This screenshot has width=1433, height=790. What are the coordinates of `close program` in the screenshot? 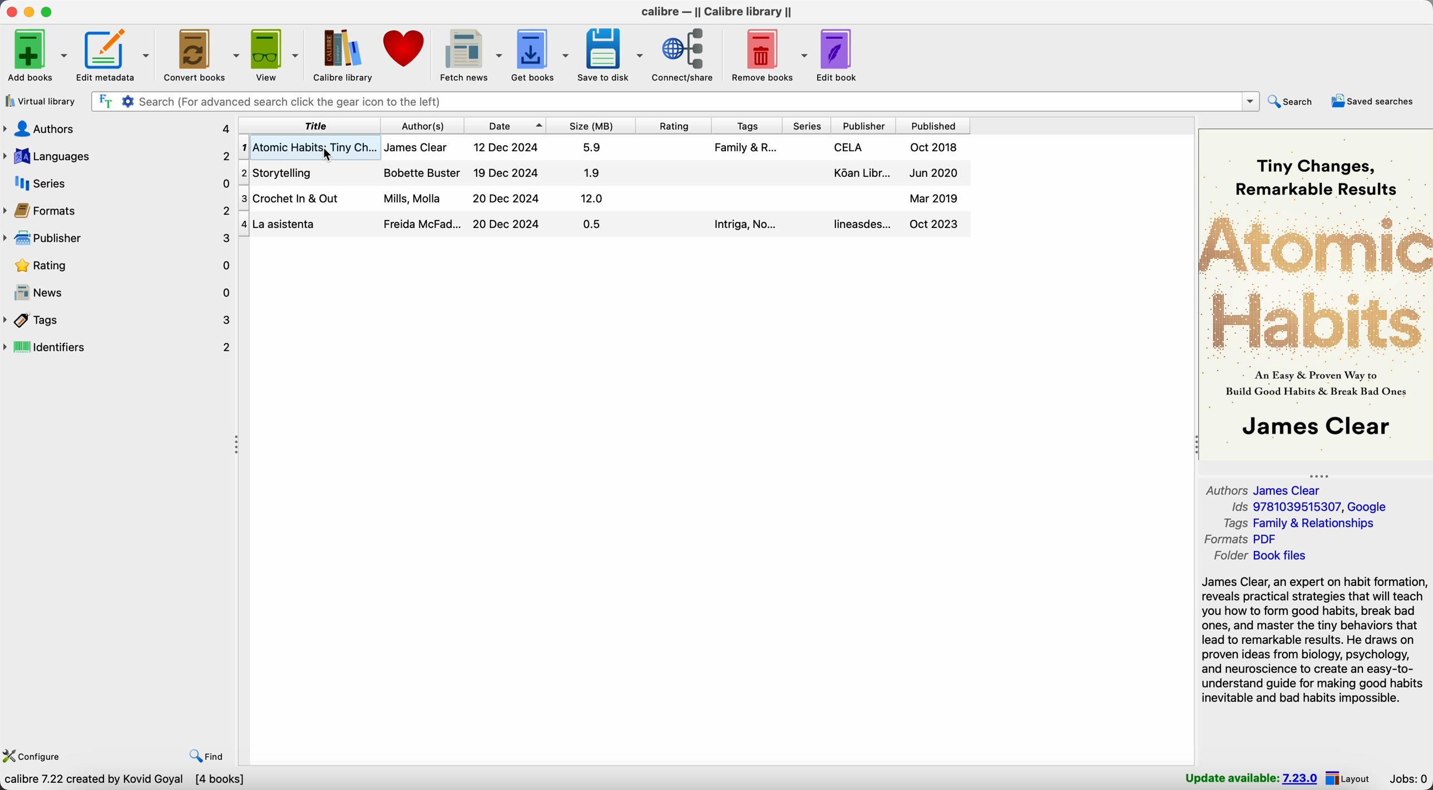 It's located at (10, 12).